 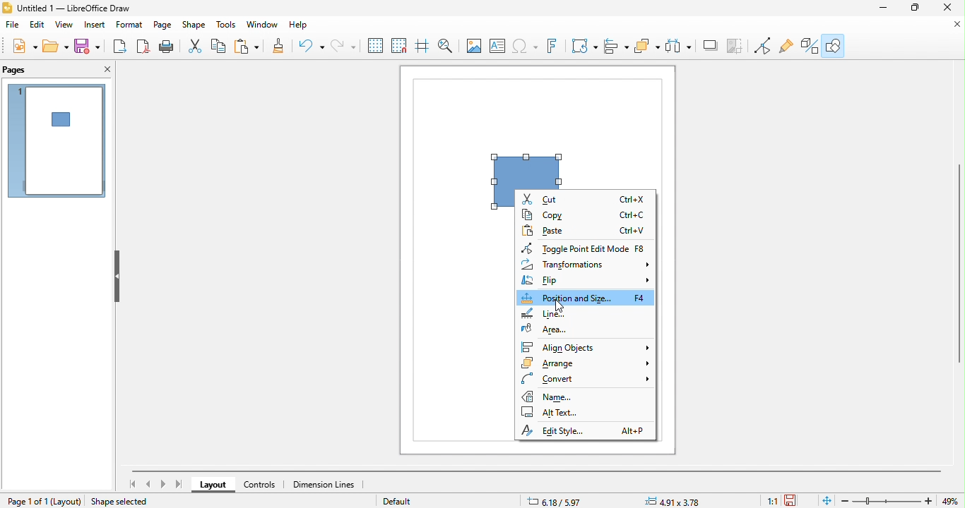 I want to click on name, so click(x=560, y=397).